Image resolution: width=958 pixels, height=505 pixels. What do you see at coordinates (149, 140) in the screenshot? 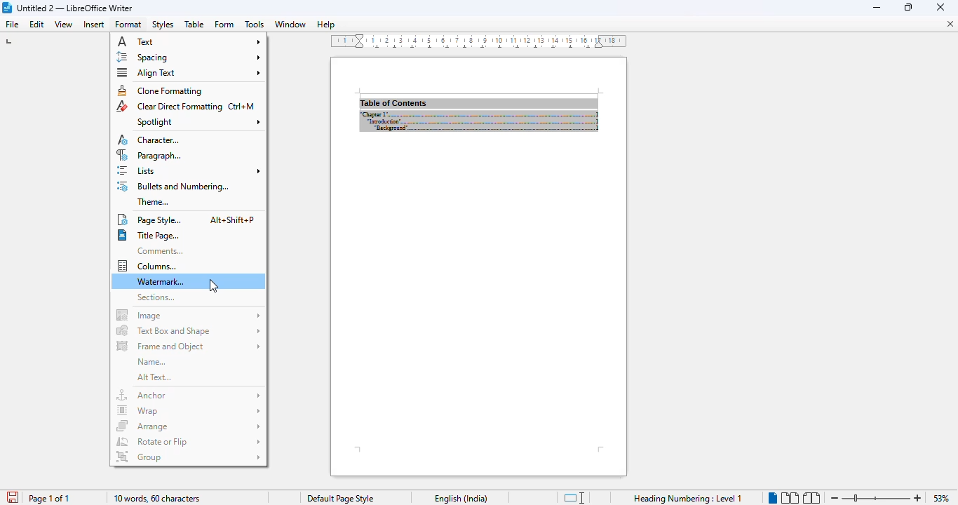
I see `character` at bounding box center [149, 140].